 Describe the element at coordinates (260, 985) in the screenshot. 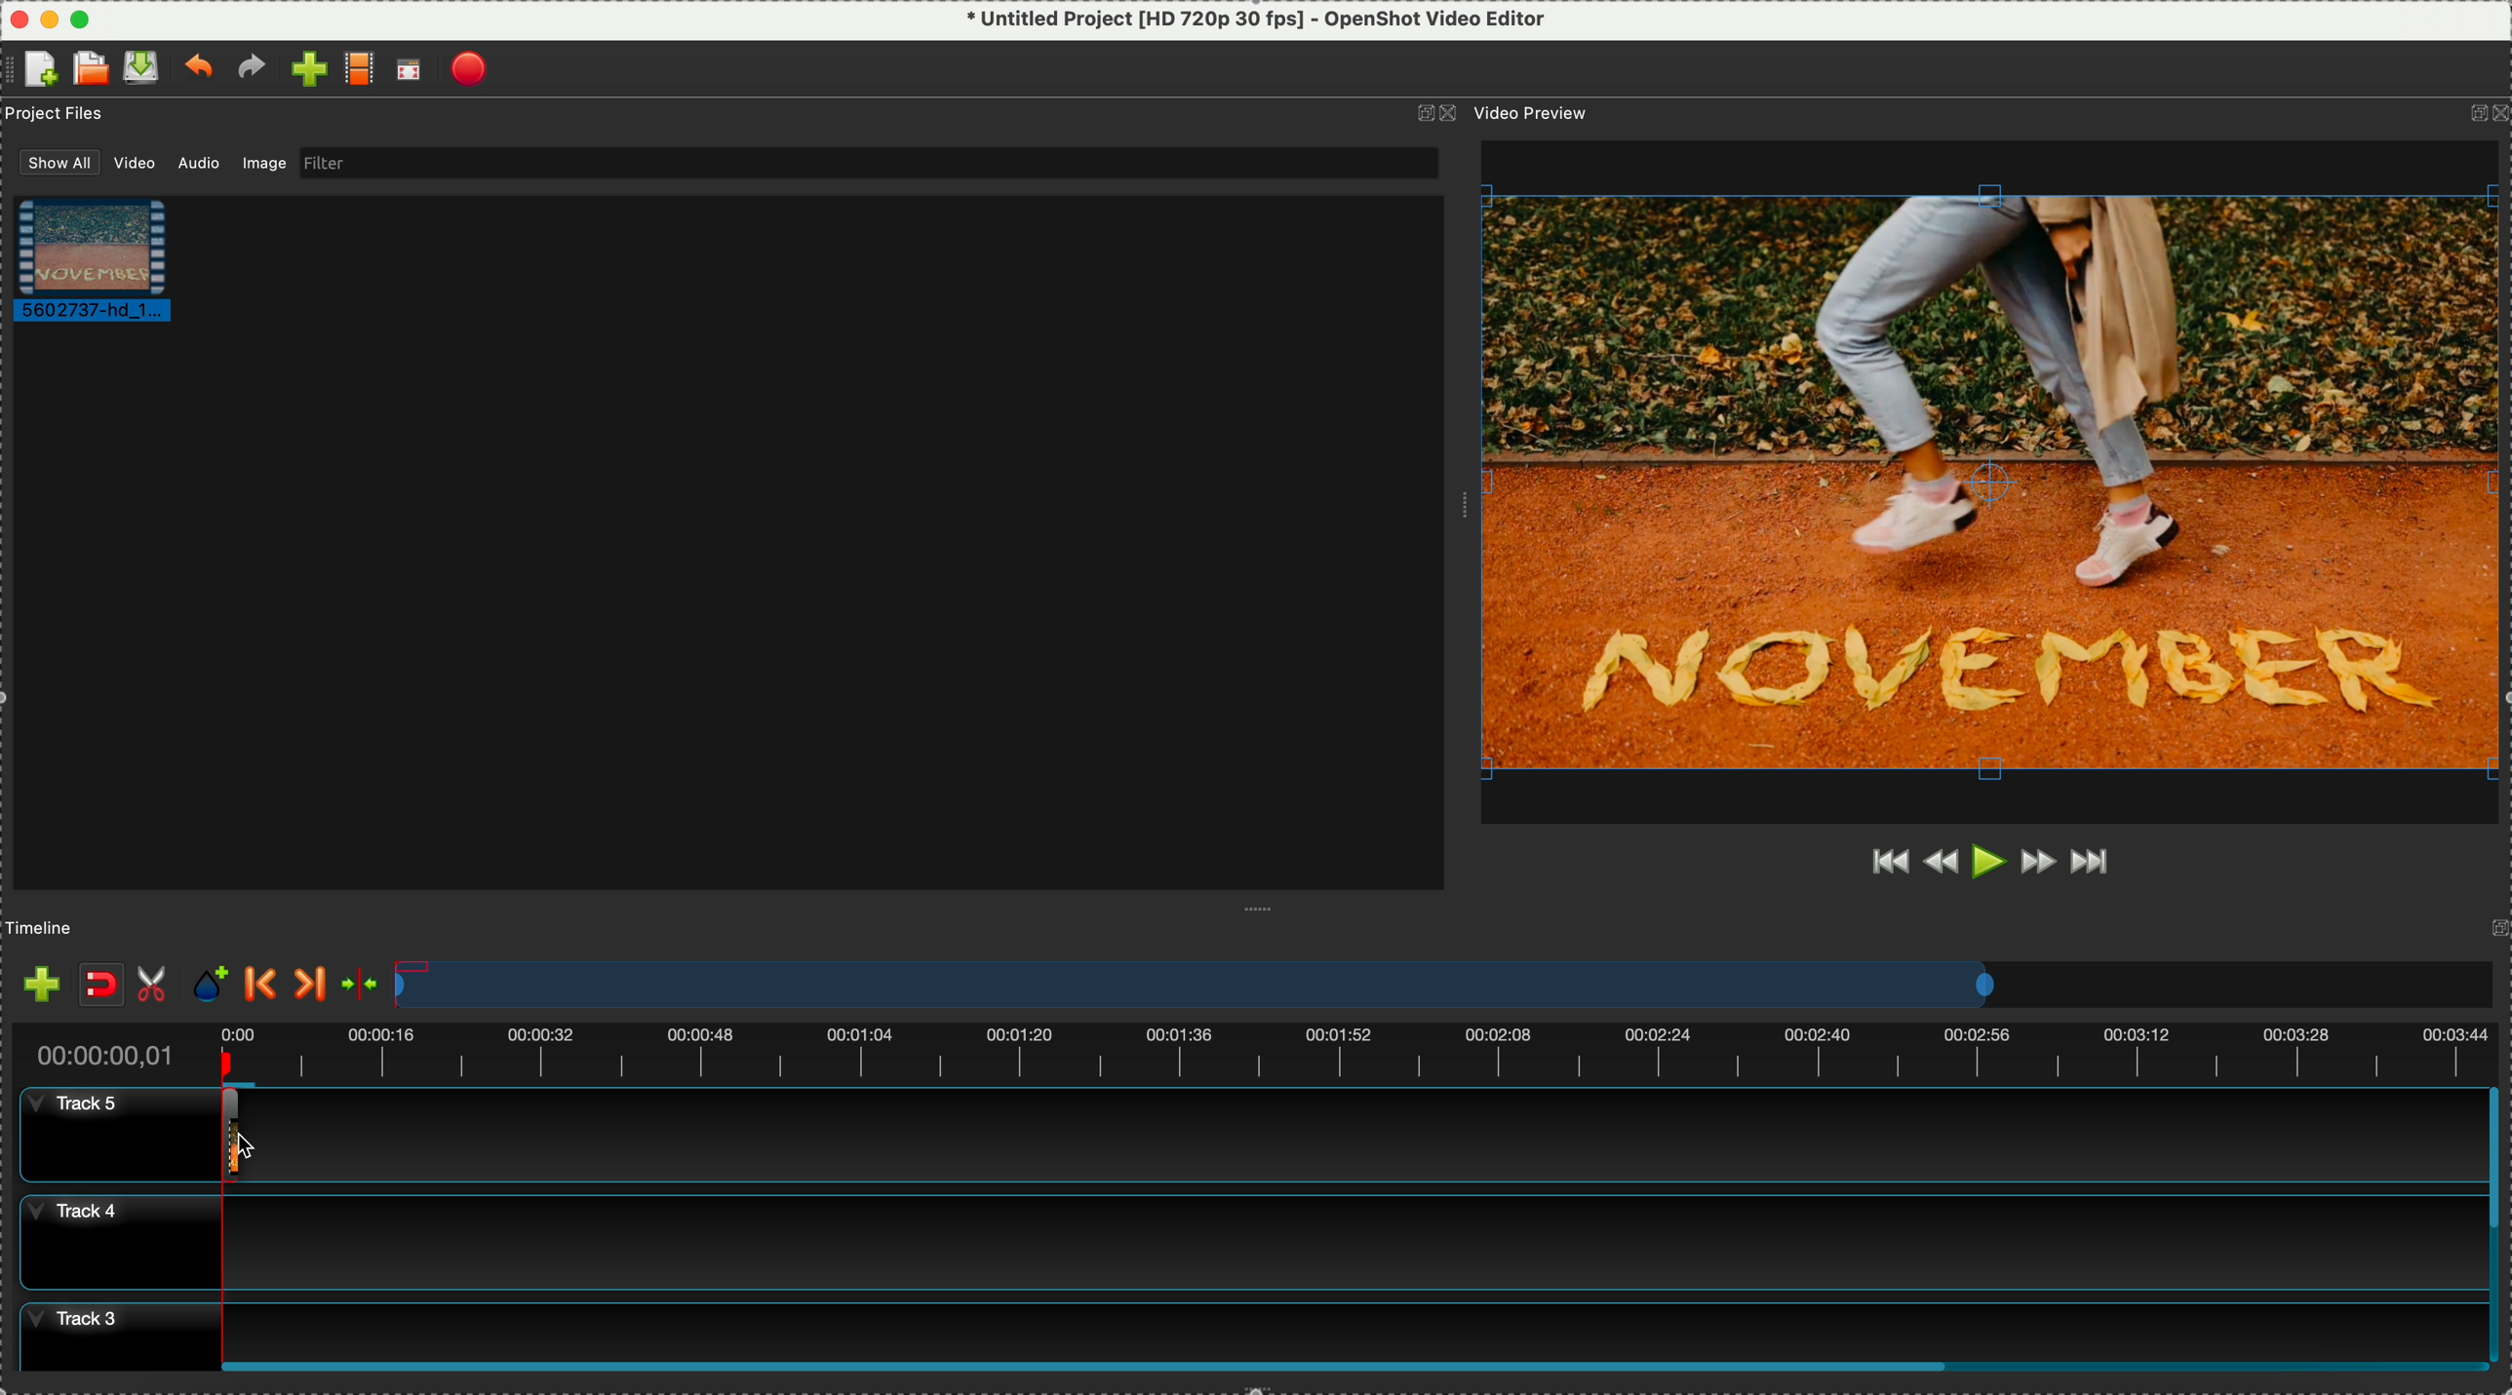

I see `previous marker` at that location.